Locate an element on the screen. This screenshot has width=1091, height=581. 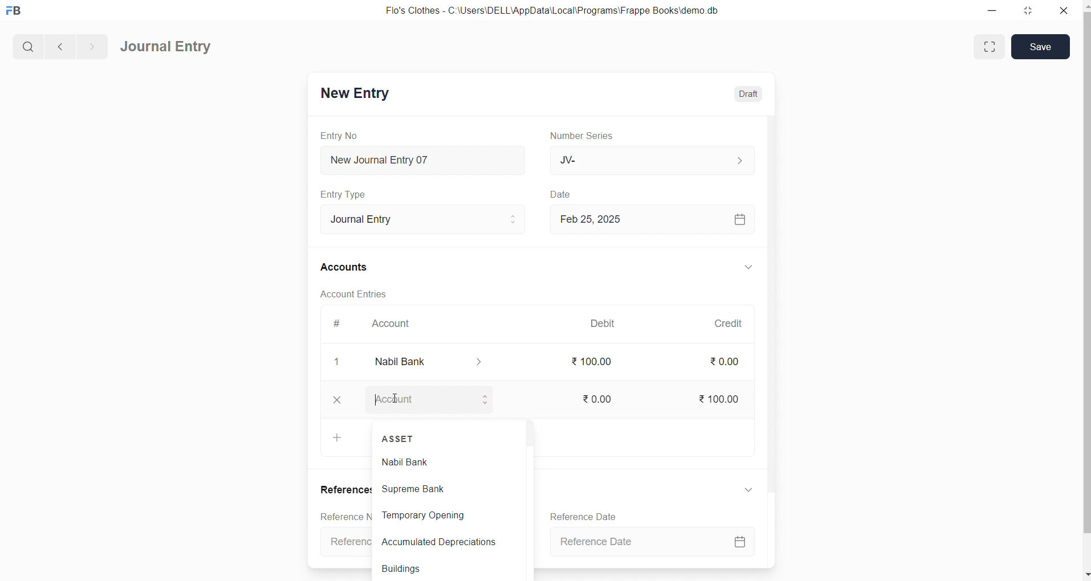
₹ 100.00 is located at coordinates (722, 397).